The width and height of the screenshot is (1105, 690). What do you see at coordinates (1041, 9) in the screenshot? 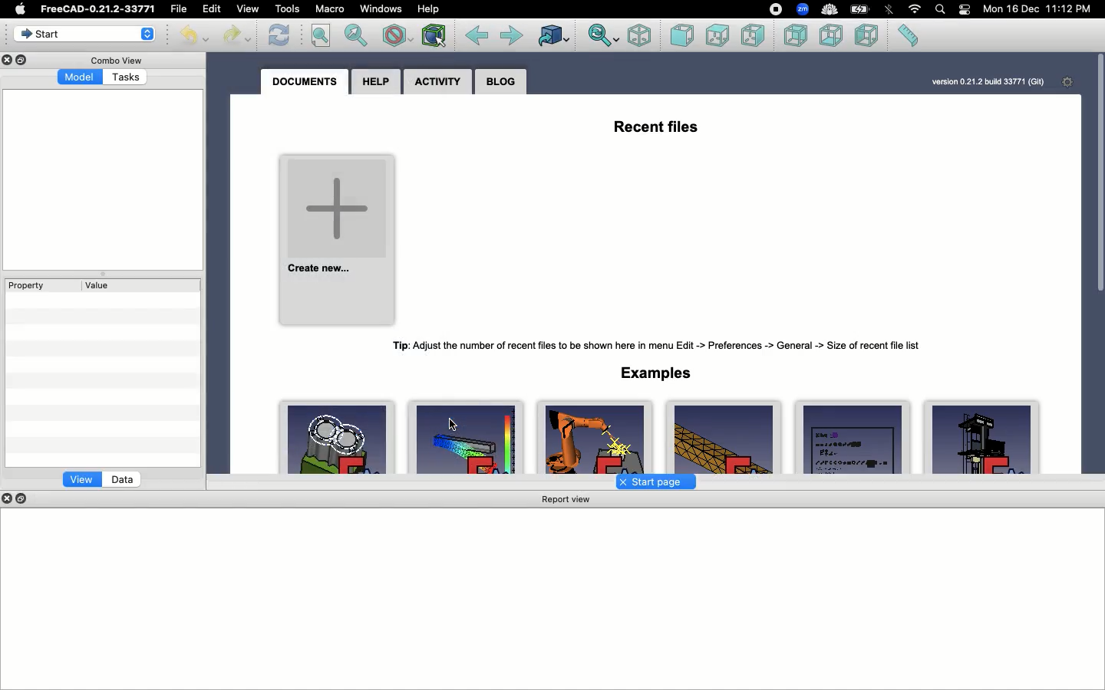
I see `Mon 16 Dec 11:12 PM` at bounding box center [1041, 9].